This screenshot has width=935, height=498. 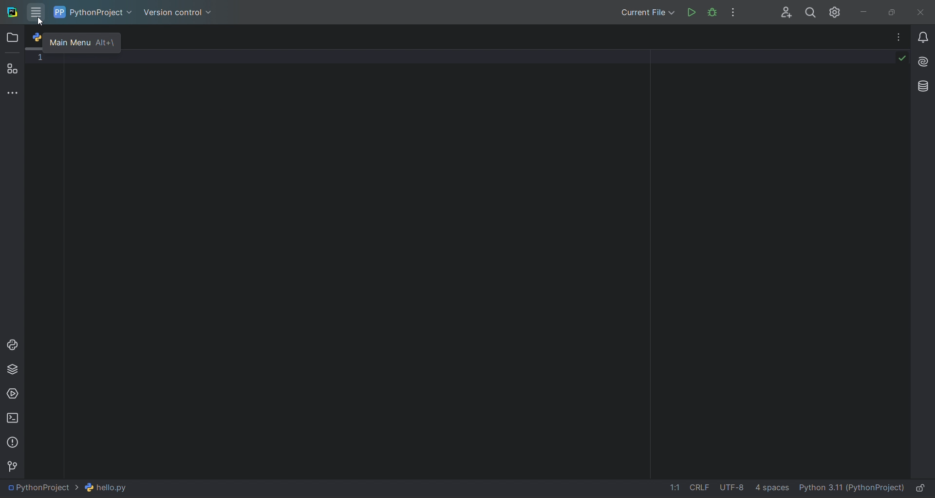 I want to click on code check, so click(x=895, y=60).